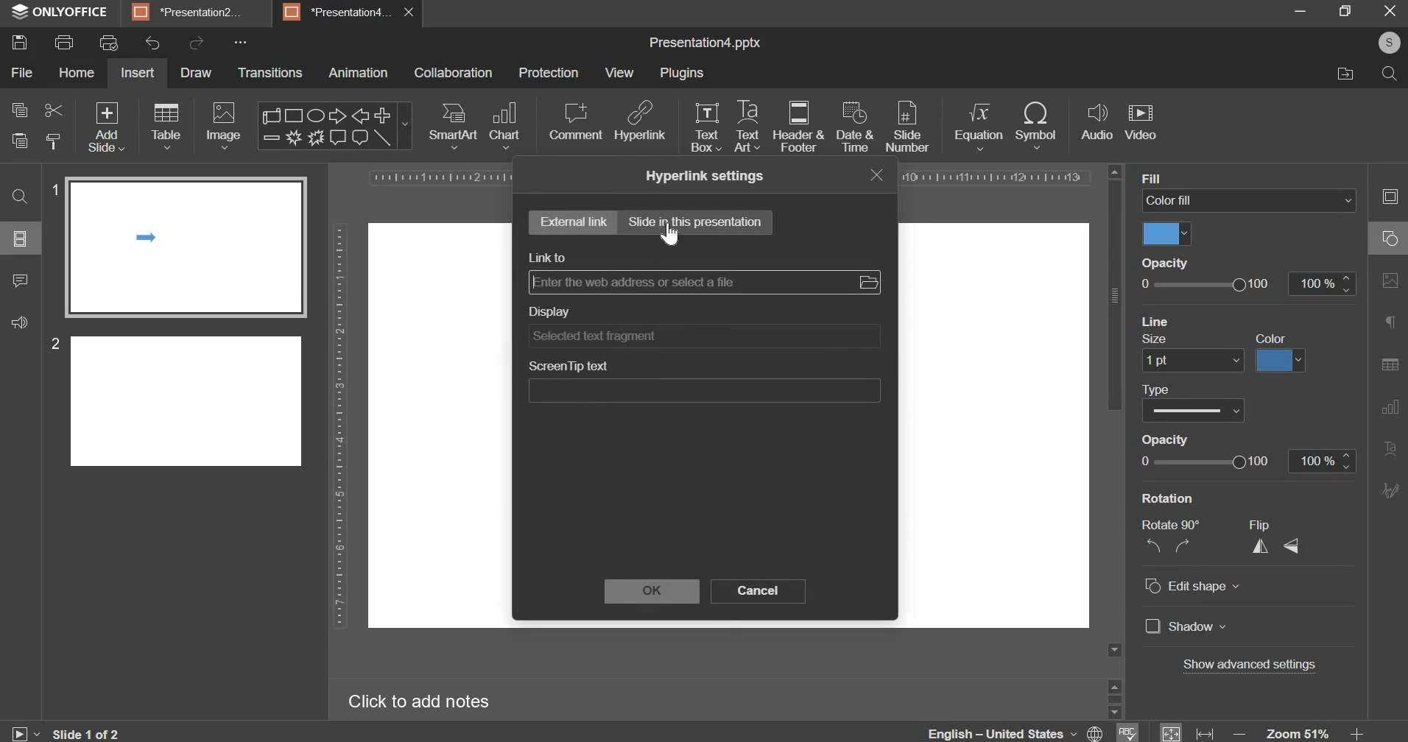 This screenshot has height=742, width=1408. What do you see at coordinates (979, 126) in the screenshot?
I see `equation` at bounding box center [979, 126].